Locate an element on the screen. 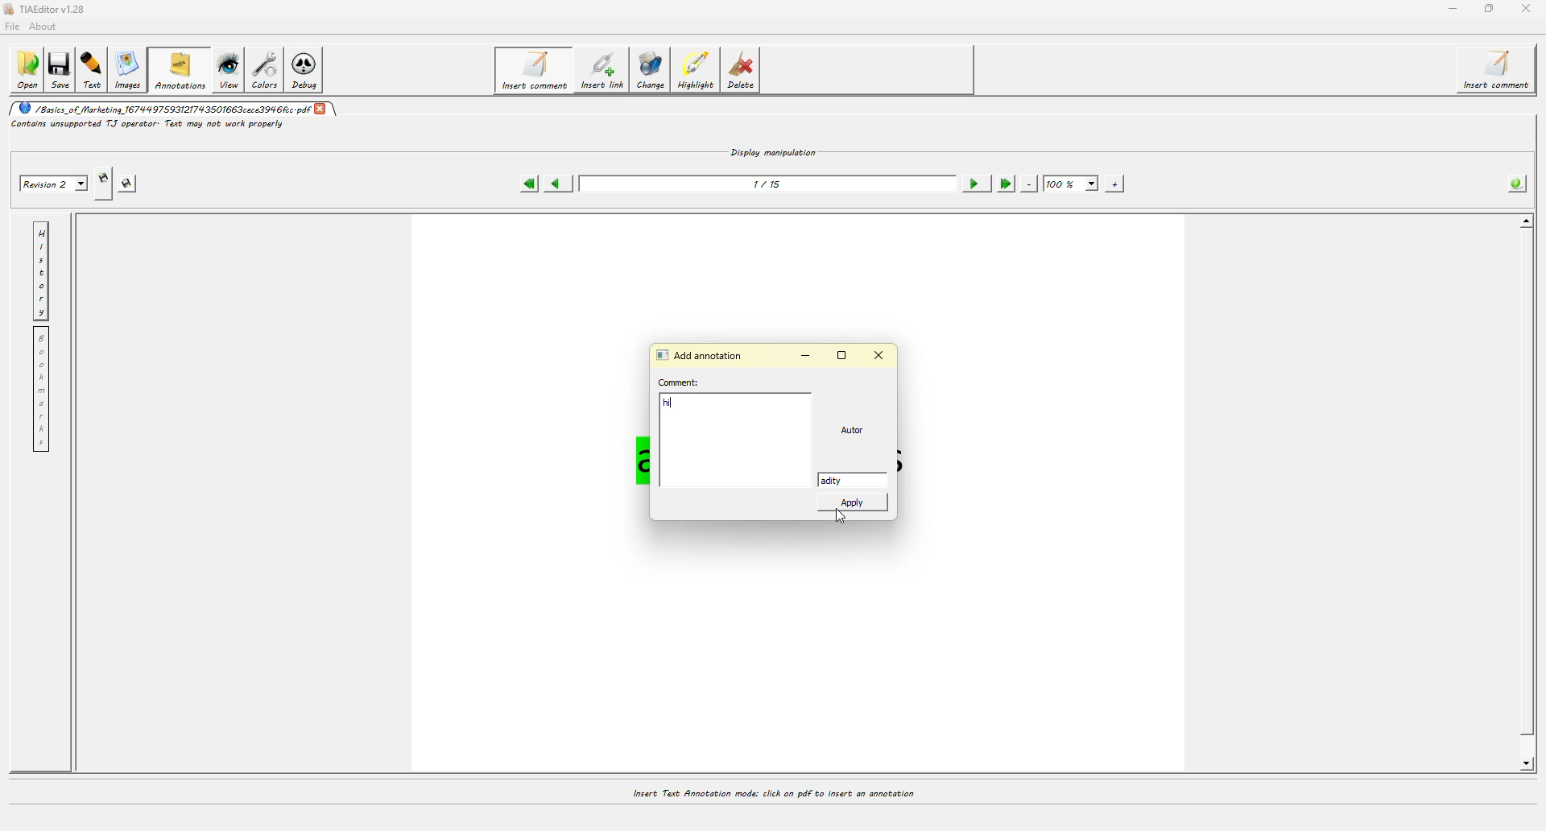 This screenshot has width=1546, height=831. insert link is located at coordinates (601, 72).